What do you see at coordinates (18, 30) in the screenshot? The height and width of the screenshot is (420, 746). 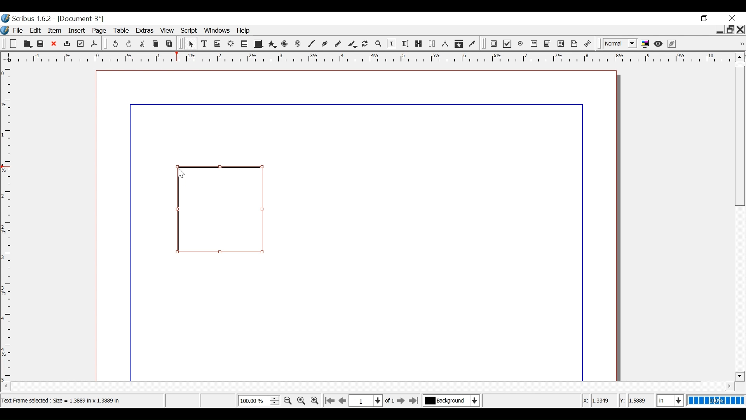 I see `File` at bounding box center [18, 30].